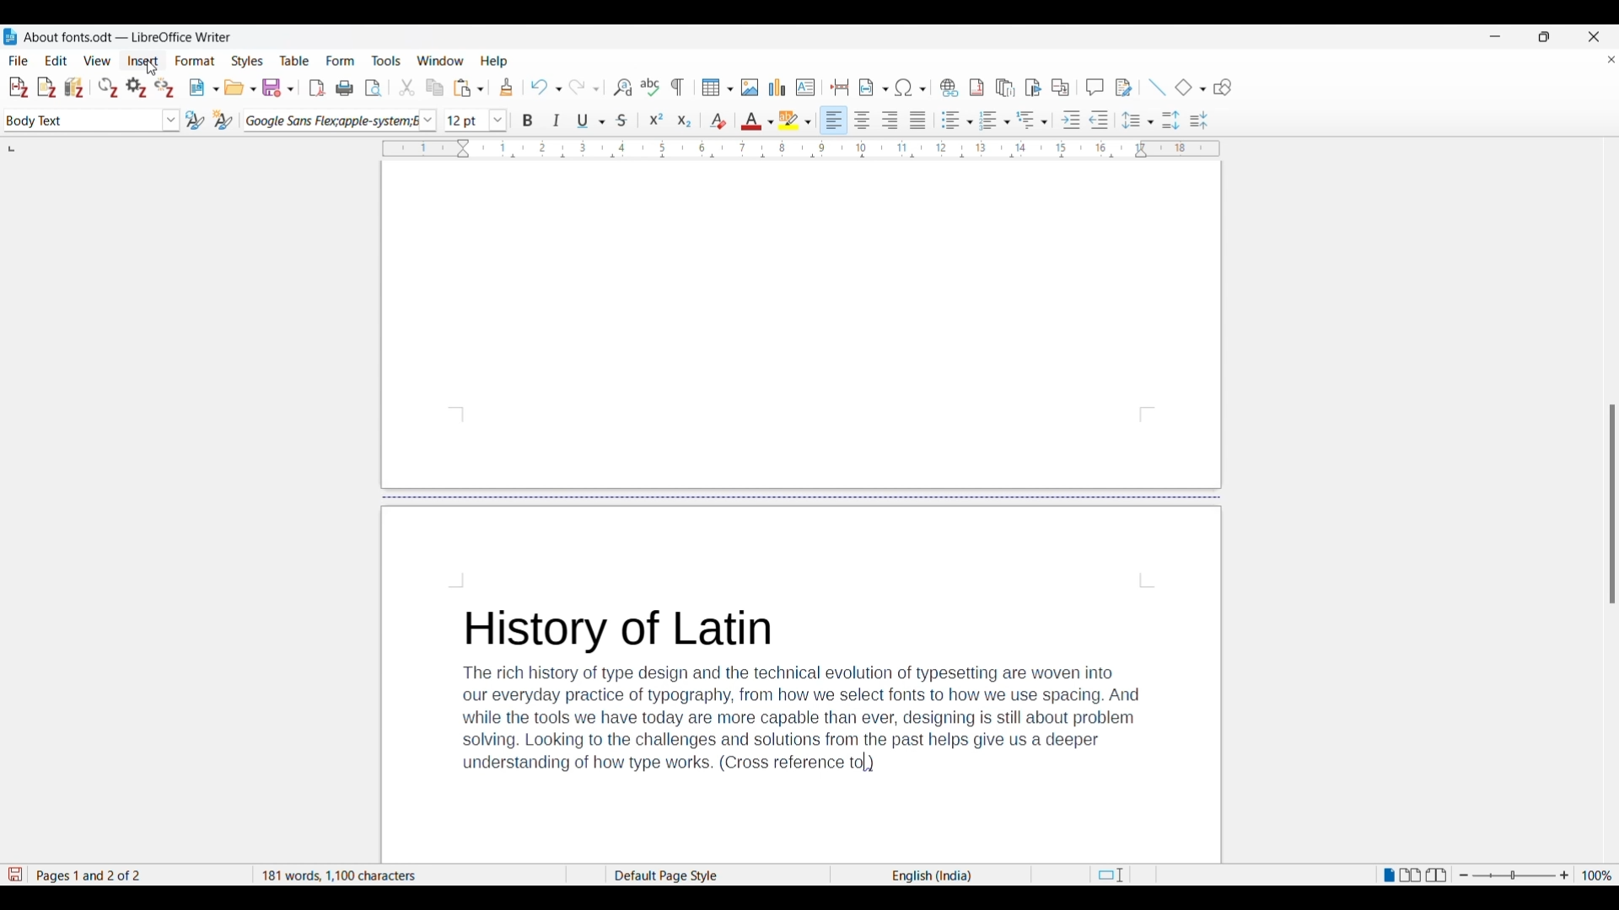  What do you see at coordinates (622, 87) in the screenshot?
I see `Find and replace` at bounding box center [622, 87].